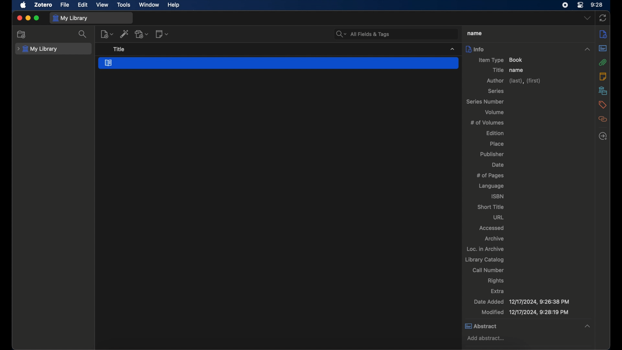  I want to click on library catalog, so click(484, 260).